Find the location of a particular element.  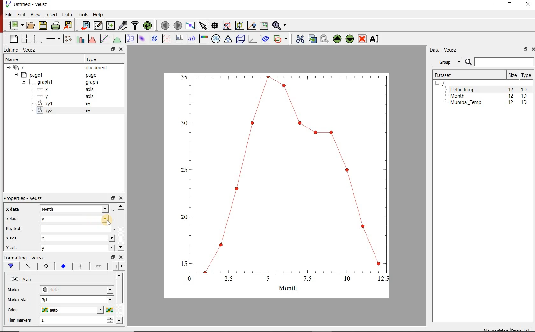

Editing - Veusz is located at coordinates (24, 49).